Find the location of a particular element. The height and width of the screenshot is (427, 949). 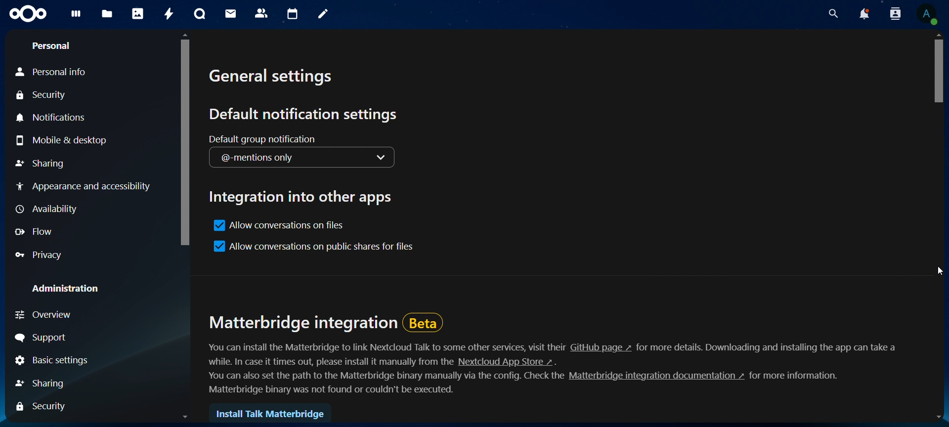

search is located at coordinates (832, 12).